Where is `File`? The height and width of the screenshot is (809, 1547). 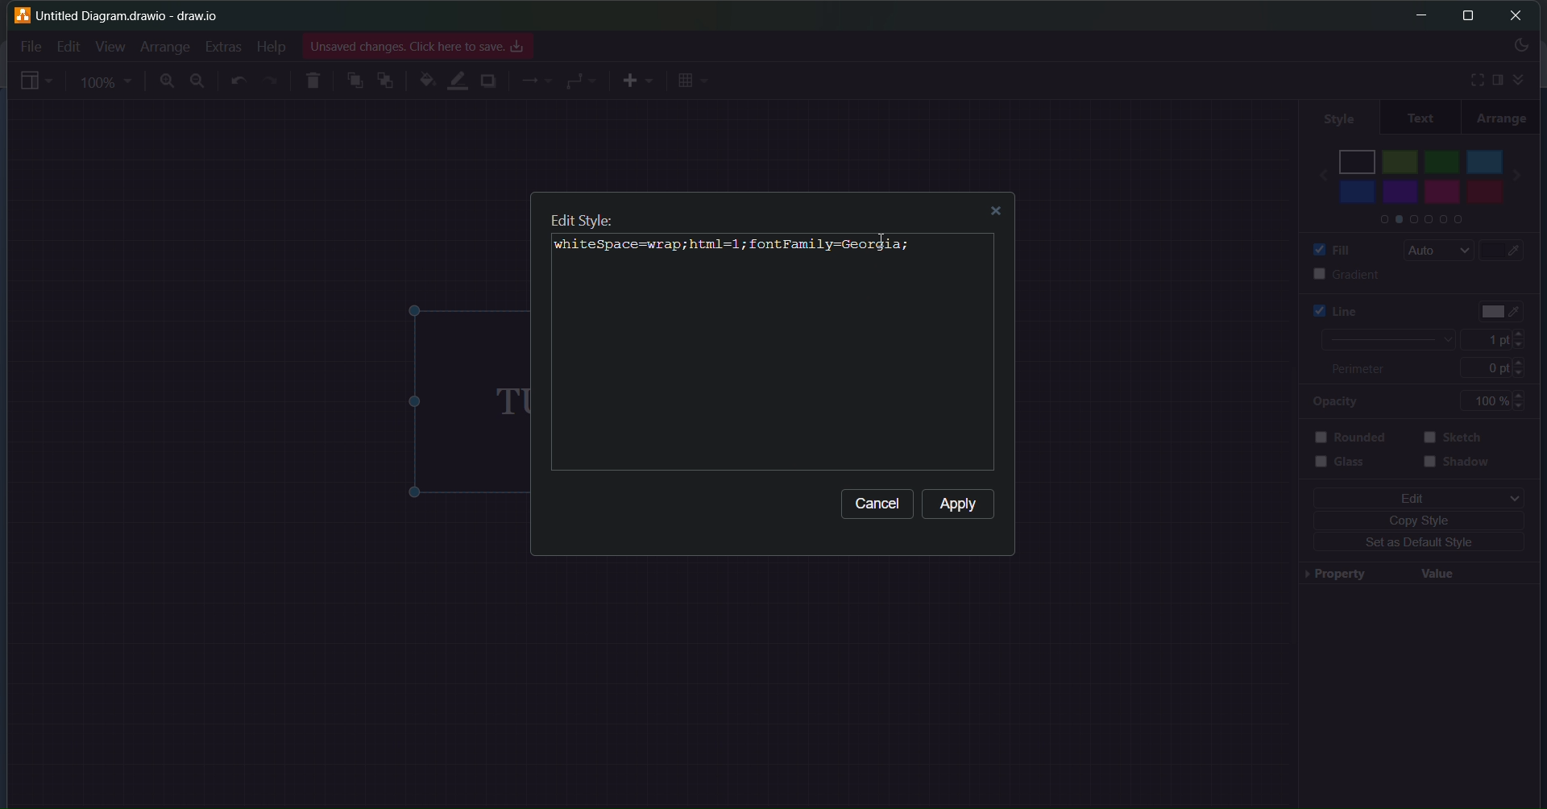
File is located at coordinates (31, 44).